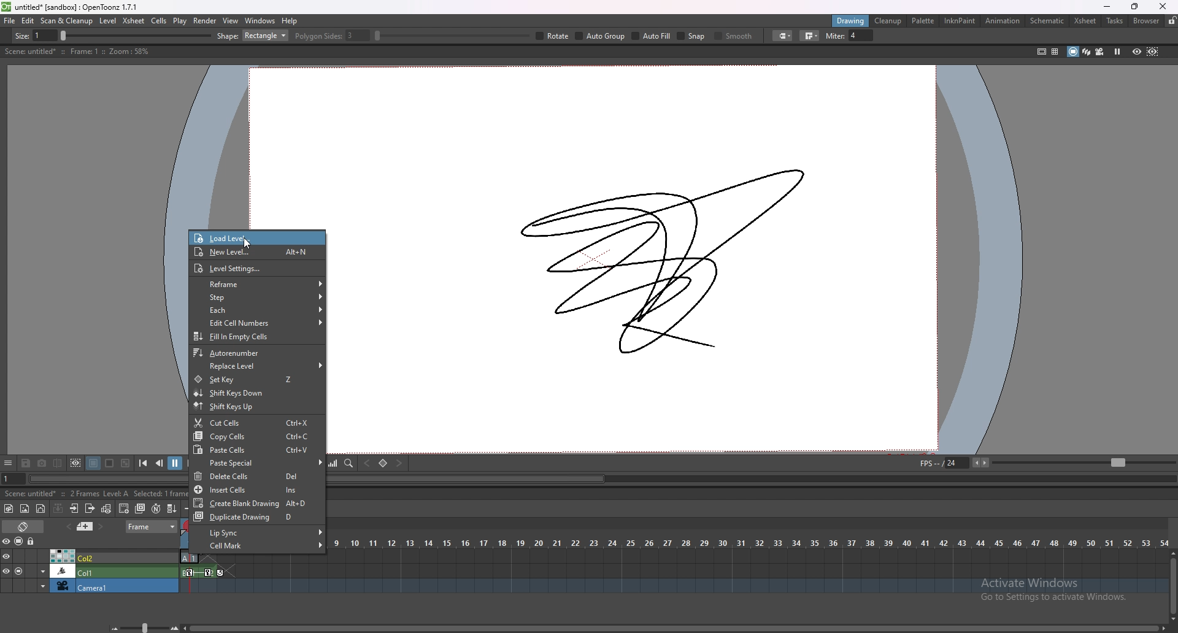  I want to click on copy cells, so click(256, 436).